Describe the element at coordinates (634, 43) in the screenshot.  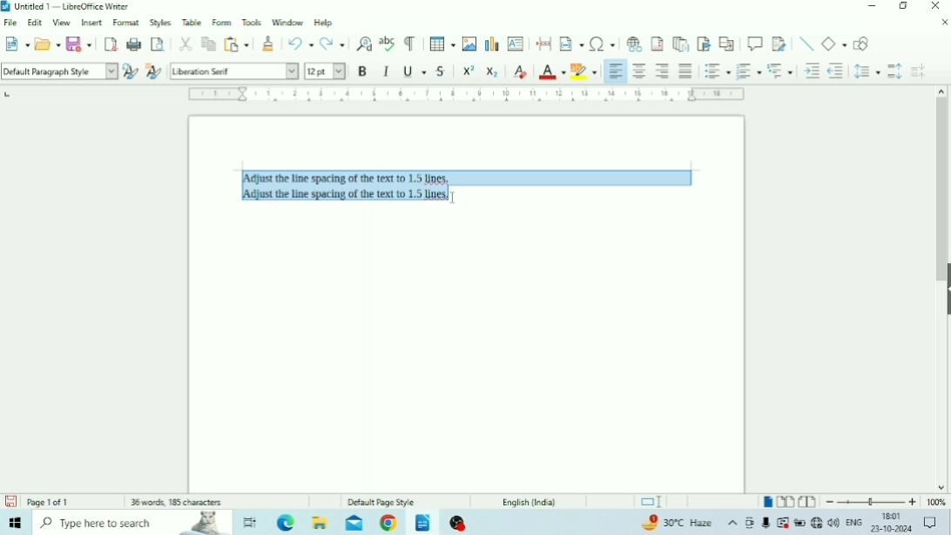
I see `Insert Hyperlink` at that location.